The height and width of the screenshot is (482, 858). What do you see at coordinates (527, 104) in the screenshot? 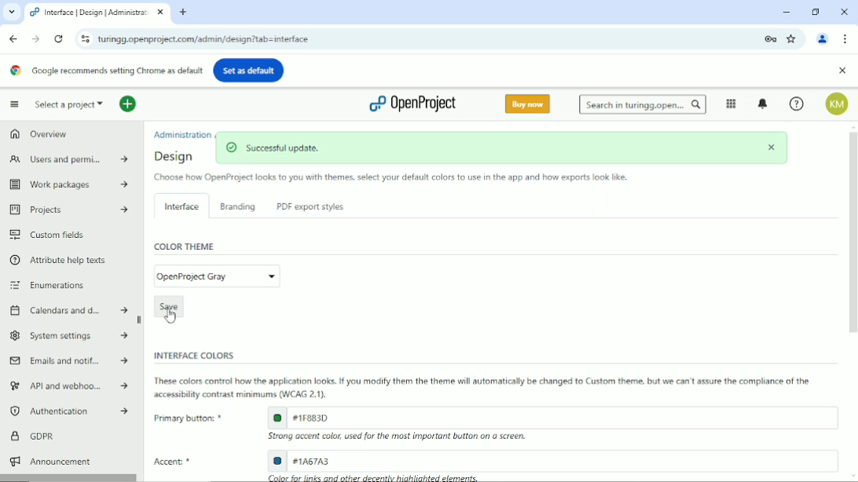
I see `Buy now` at bounding box center [527, 104].